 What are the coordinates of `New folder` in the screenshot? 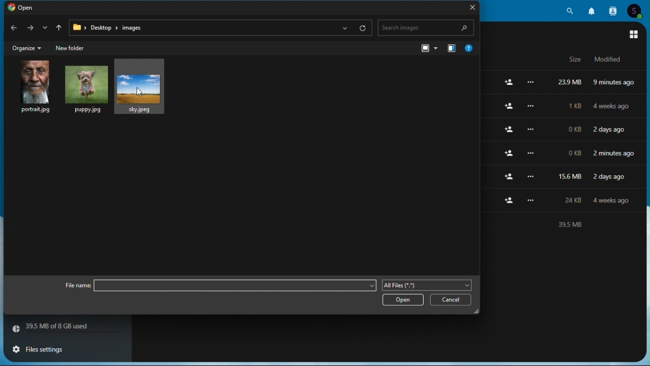 It's located at (74, 48).